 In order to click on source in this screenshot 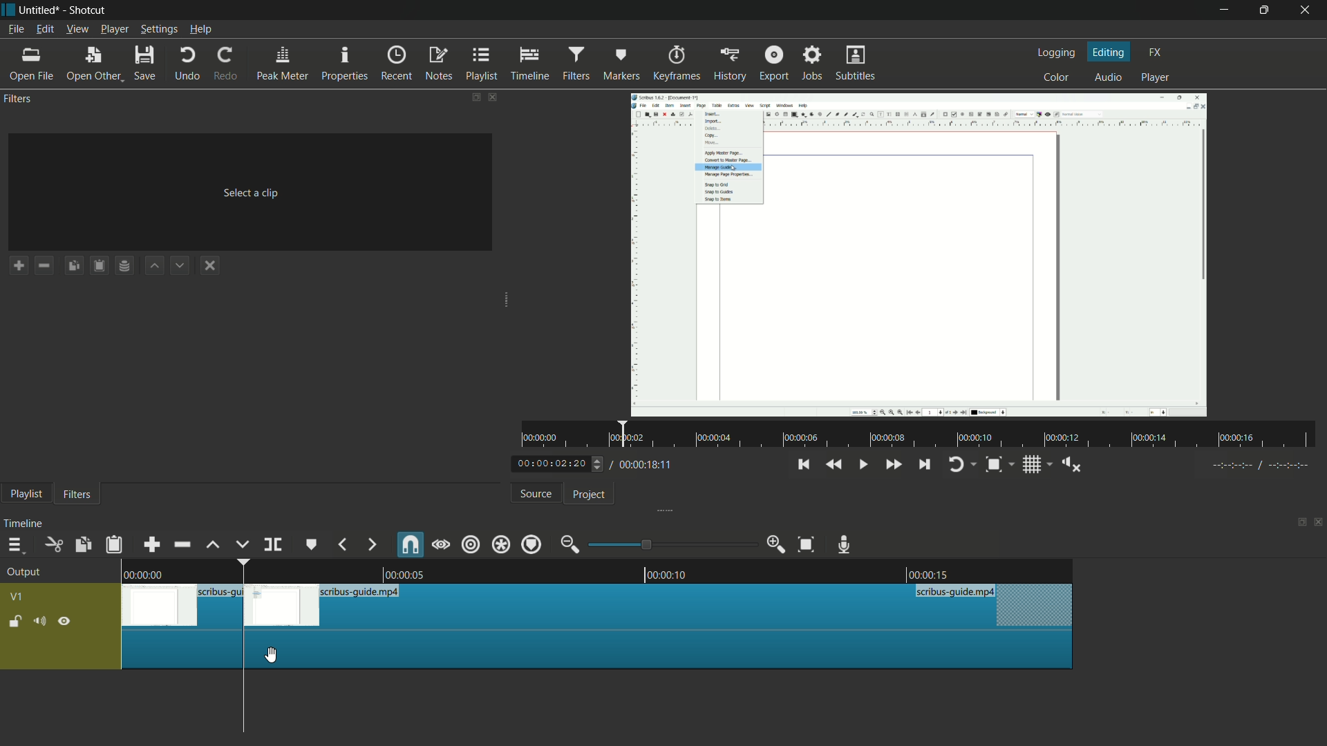, I will do `click(536, 494)`.